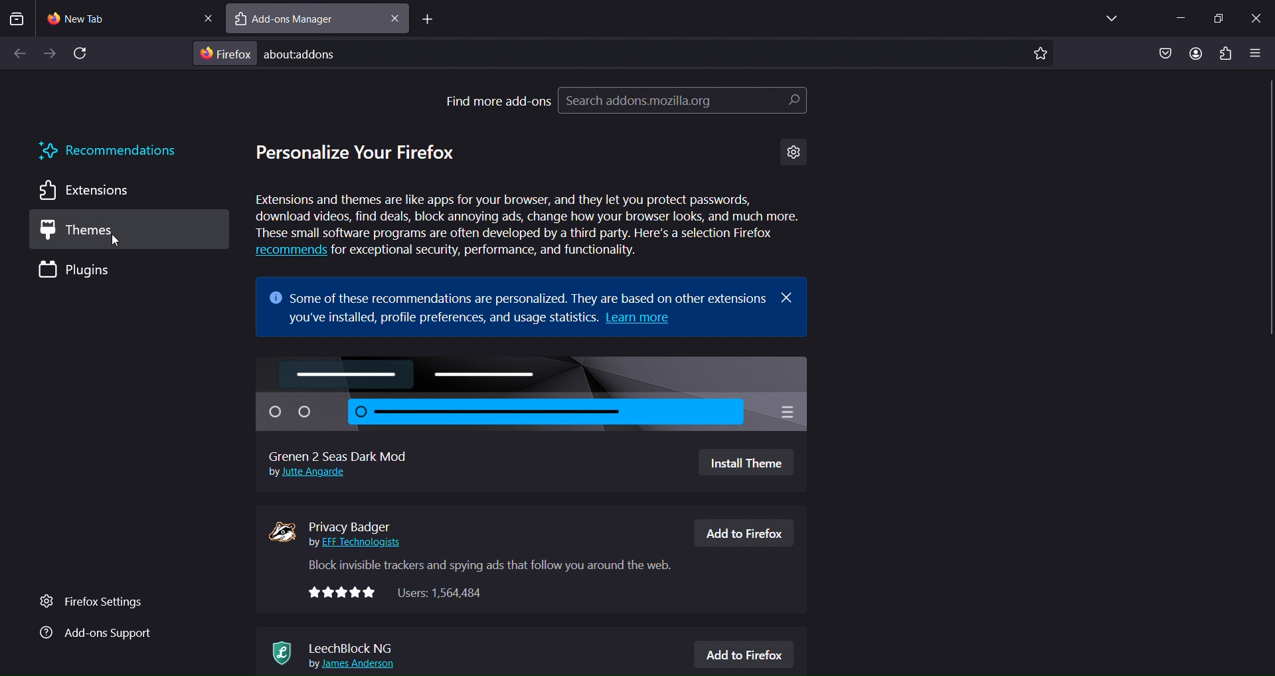  What do you see at coordinates (489, 250) in the screenshot?
I see ` for exceptional security, performance, and functionality.` at bounding box center [489, 250].